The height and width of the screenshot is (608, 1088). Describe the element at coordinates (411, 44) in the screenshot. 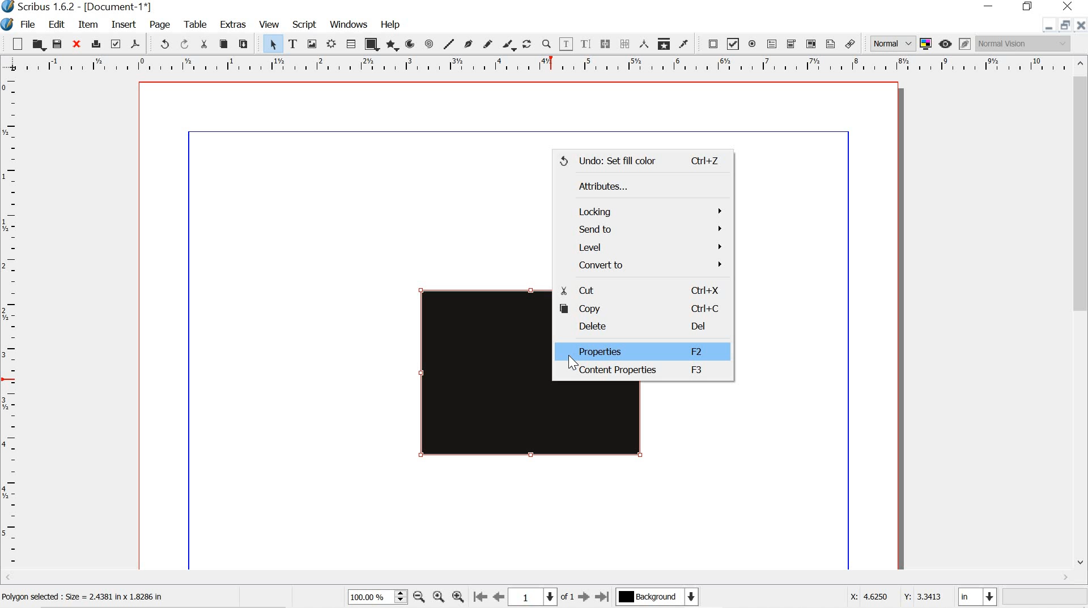

I see `arc` at that location.